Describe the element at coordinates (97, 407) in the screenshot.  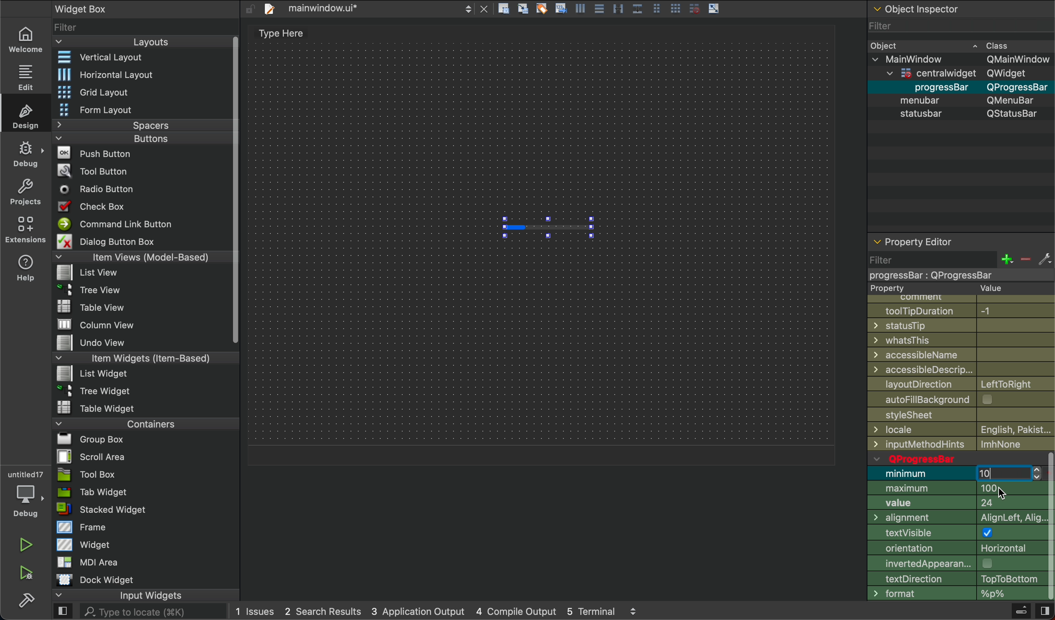
I see `File` at that location.